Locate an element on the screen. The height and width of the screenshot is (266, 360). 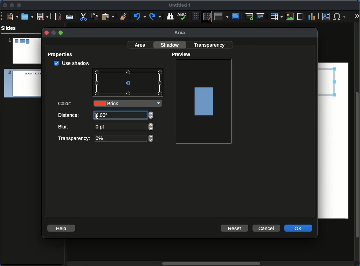
adjust is located at coordinates (151, 115).